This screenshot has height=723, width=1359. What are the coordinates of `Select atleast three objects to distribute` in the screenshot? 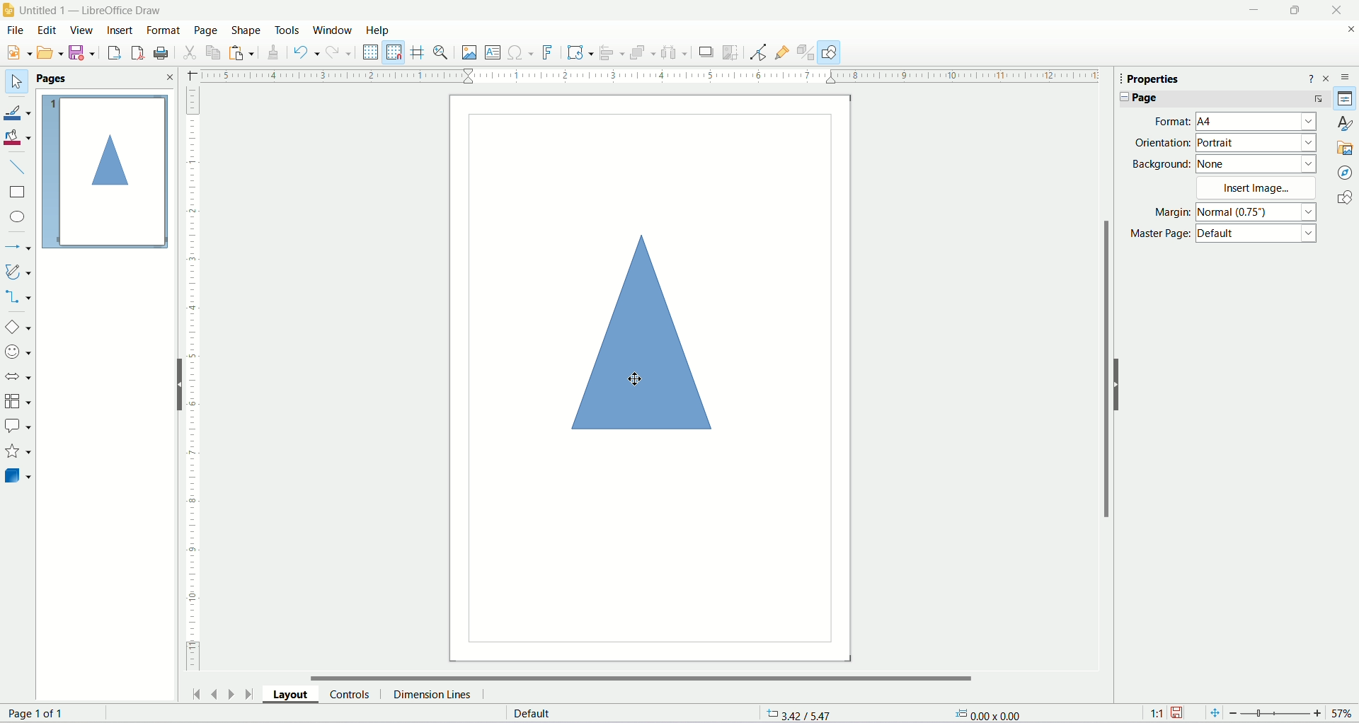 It's located at (673, 52).